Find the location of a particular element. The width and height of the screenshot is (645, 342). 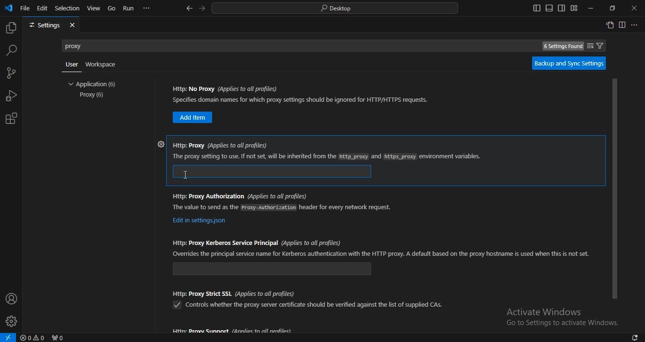

edit is located at coordinates (42, 8).